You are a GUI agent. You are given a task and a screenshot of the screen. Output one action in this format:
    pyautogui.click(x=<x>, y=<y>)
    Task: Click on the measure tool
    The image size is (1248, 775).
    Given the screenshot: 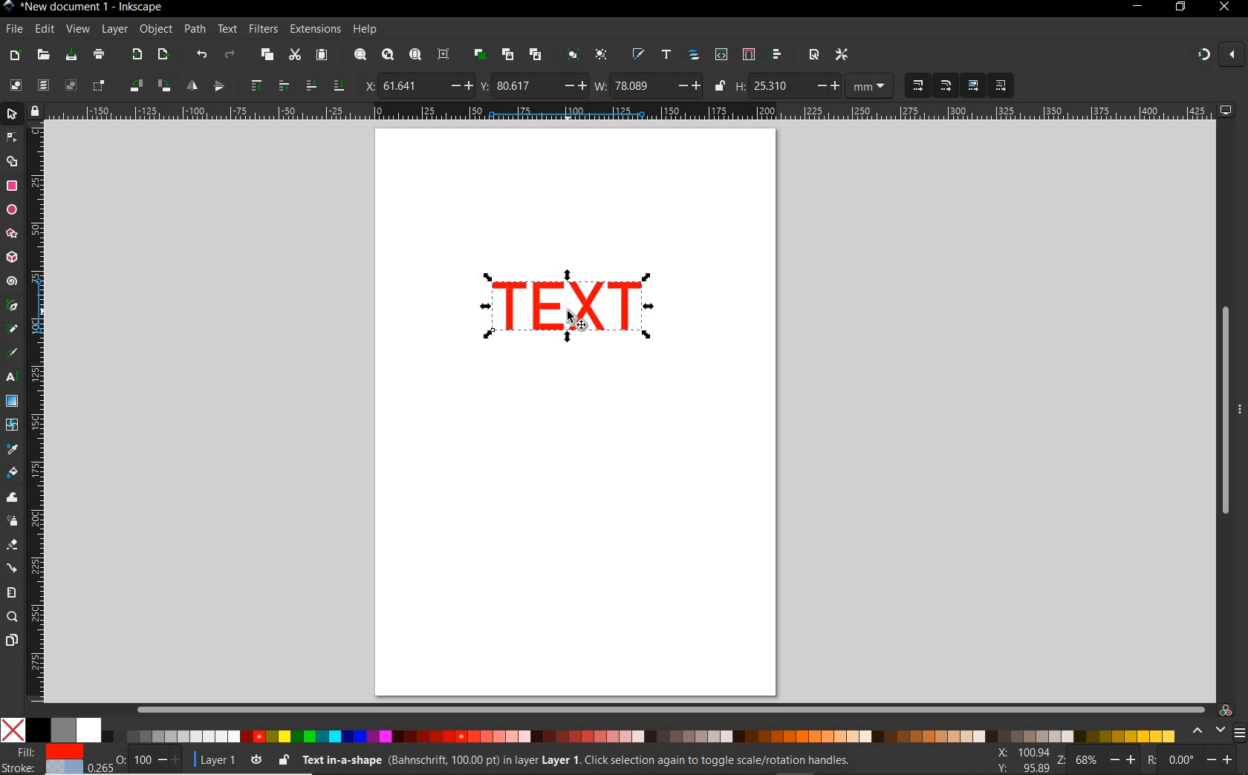 What is the action you would take?
    pyautogui.click(x=12, y=592)
    